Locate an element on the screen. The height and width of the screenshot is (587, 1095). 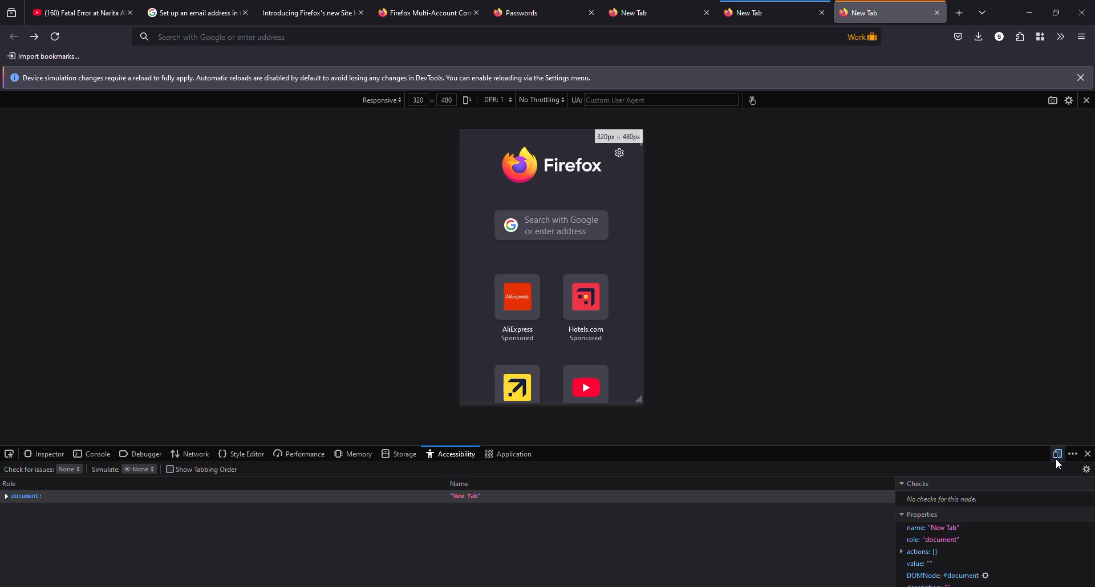
view recent is located at coordinates (11, 13).